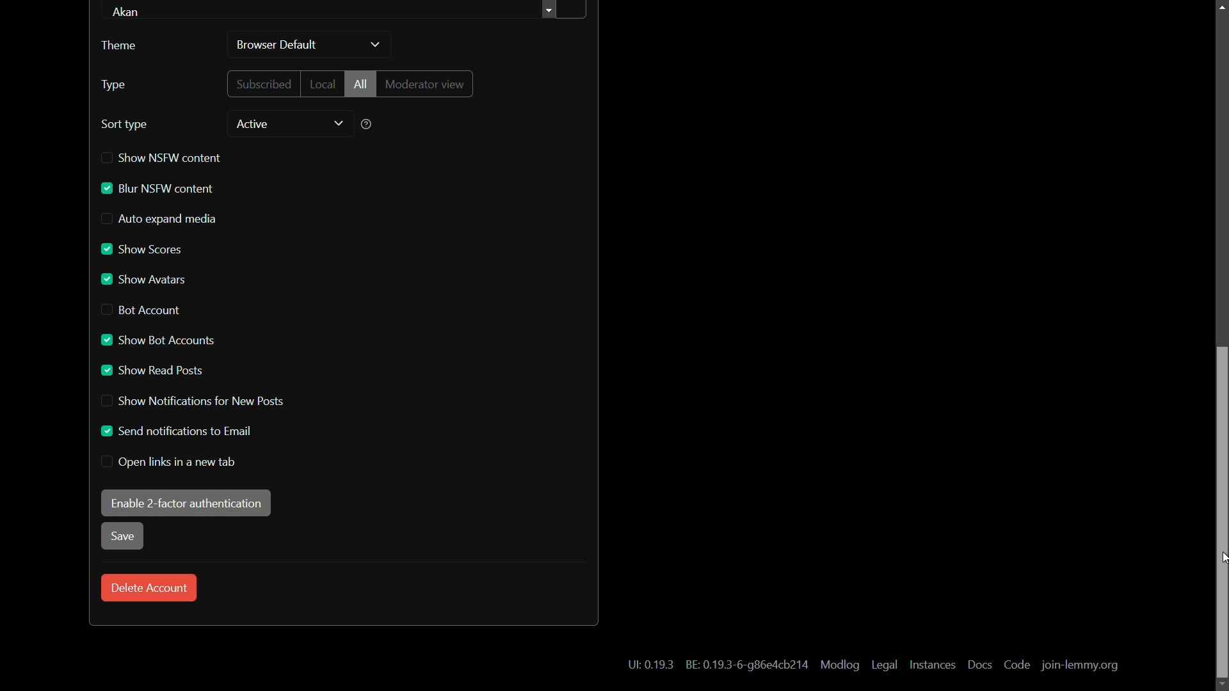 Image resolution: width=1229 pixels, height=691 pixels. Describe the element at coordinates (1017, 665) in the screenshot. I see `code` at that location.